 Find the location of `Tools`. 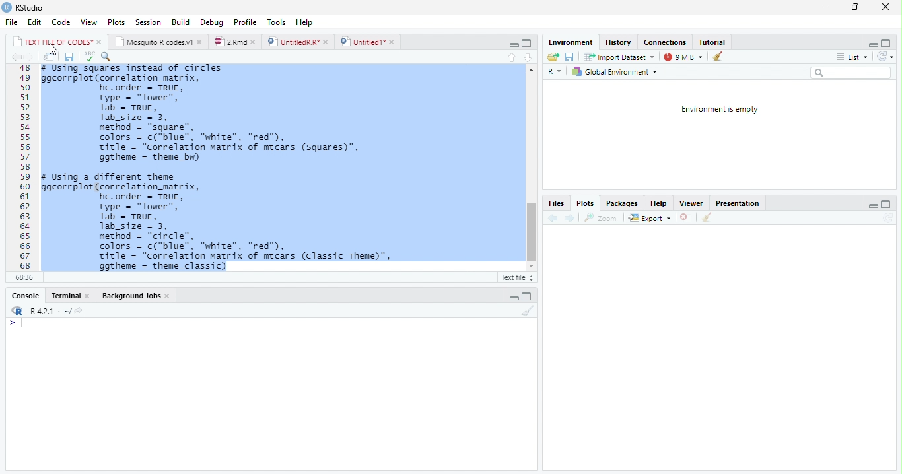

Tools is located at coordinates (275, 21).